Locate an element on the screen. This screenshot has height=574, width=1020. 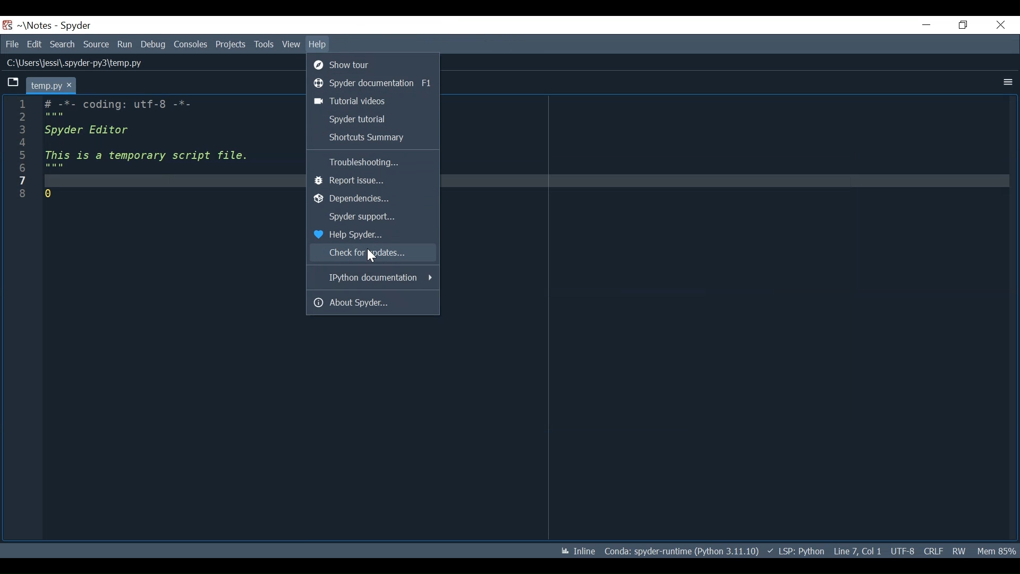
Cursor is located at coordinates (371, 255).